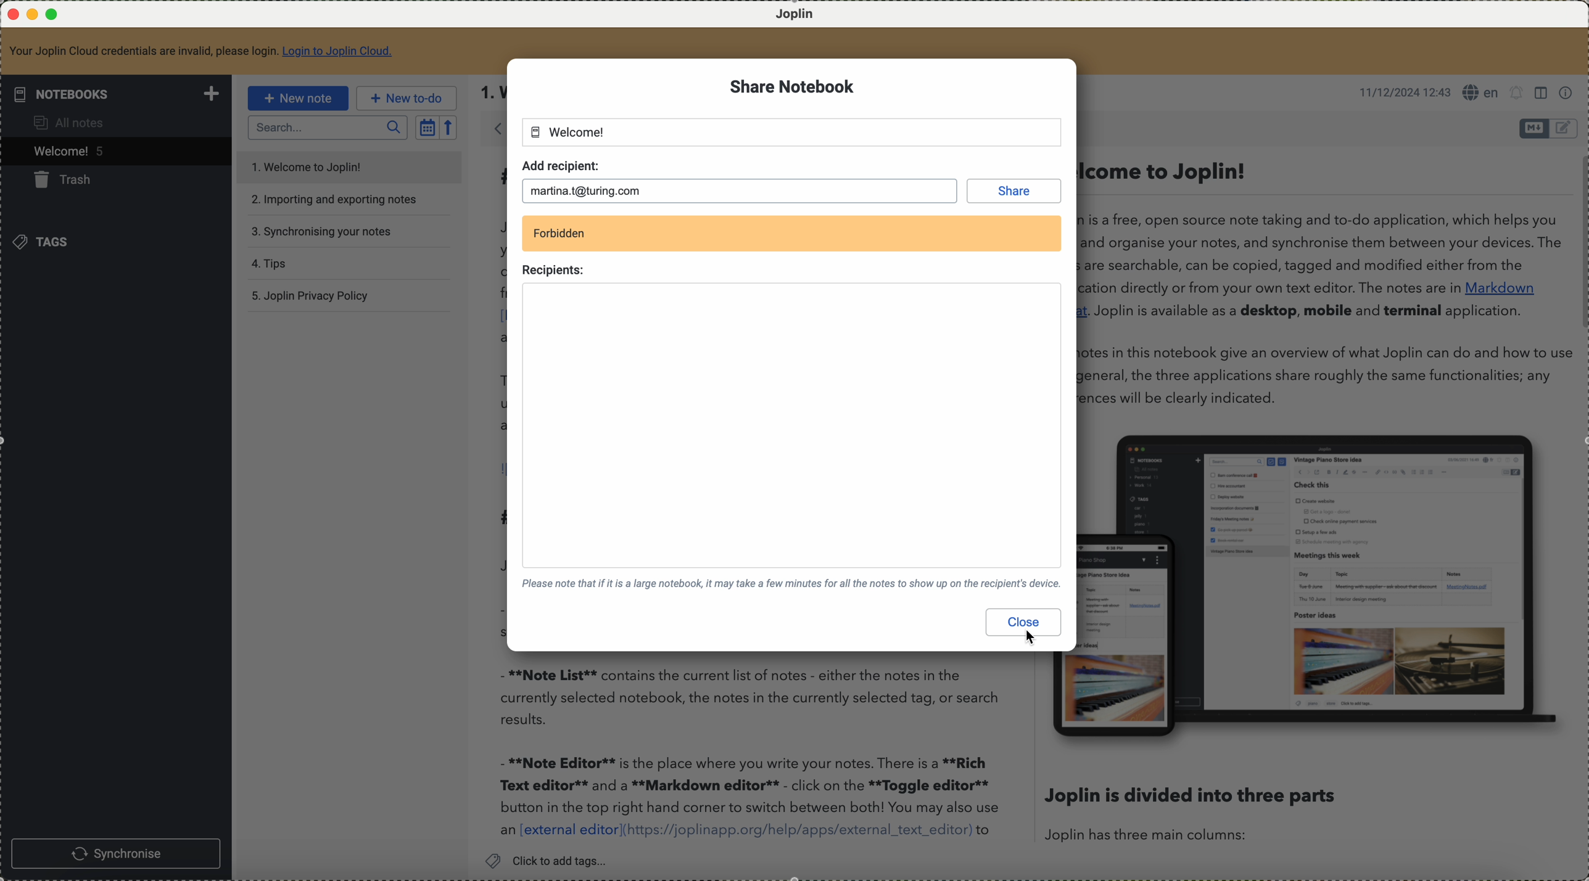 The width and height of the screenshot is (1589, 881). Describe the element at coordinates (793, 88) in the screenshot. I see `share notebook` at that location.